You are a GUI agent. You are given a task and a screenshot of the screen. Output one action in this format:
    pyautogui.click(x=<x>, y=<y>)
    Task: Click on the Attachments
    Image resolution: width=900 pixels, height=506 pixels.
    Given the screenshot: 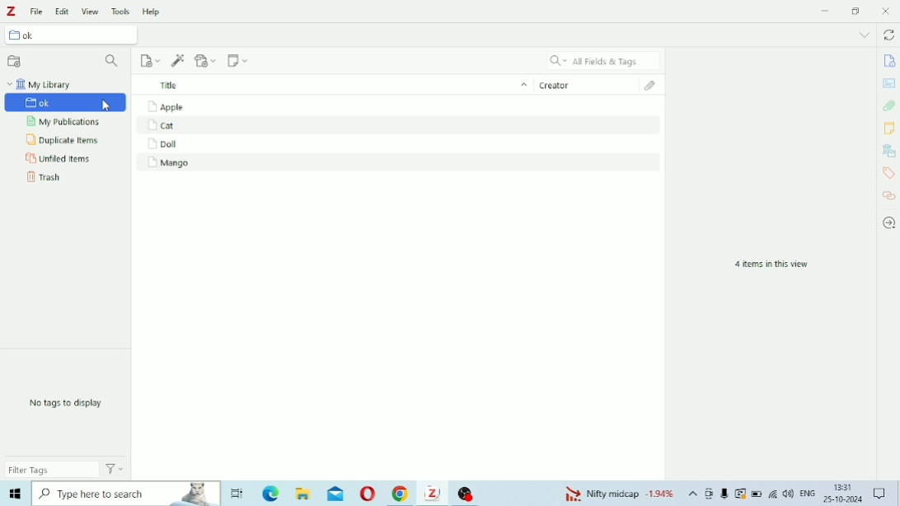 What is the action you would take?
    pyautogui.click(x=889, y=105)
    